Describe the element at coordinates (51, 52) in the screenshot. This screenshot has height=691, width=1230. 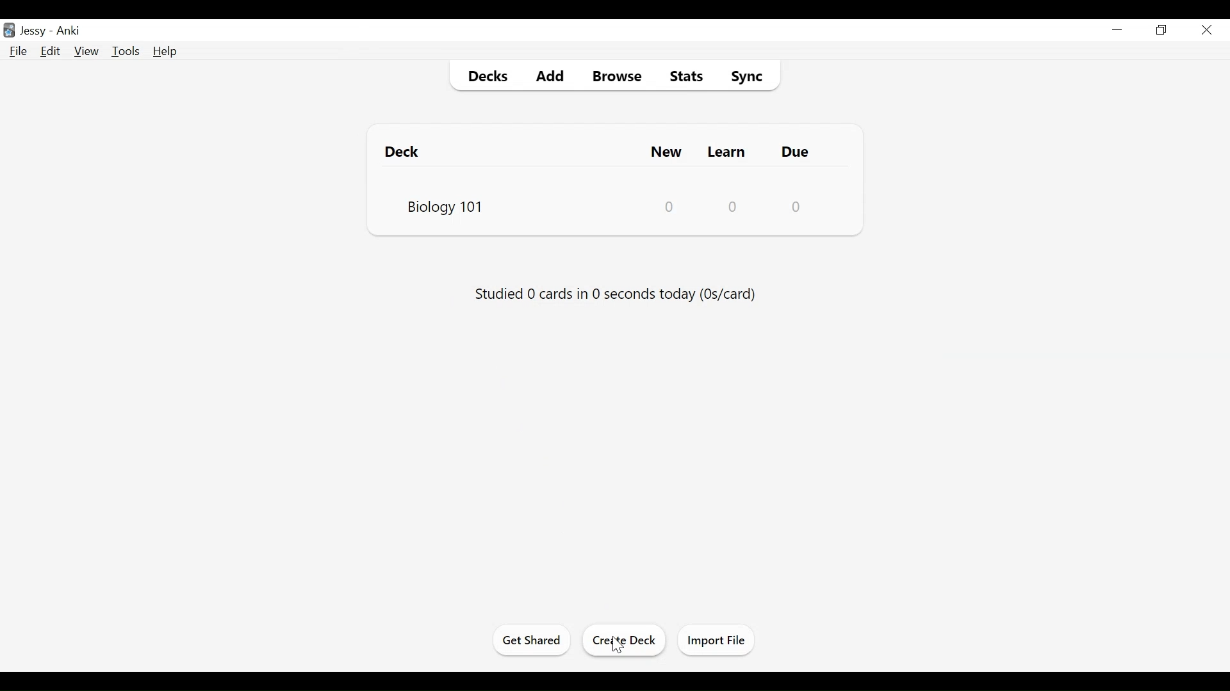
I see `Edit` at that location.